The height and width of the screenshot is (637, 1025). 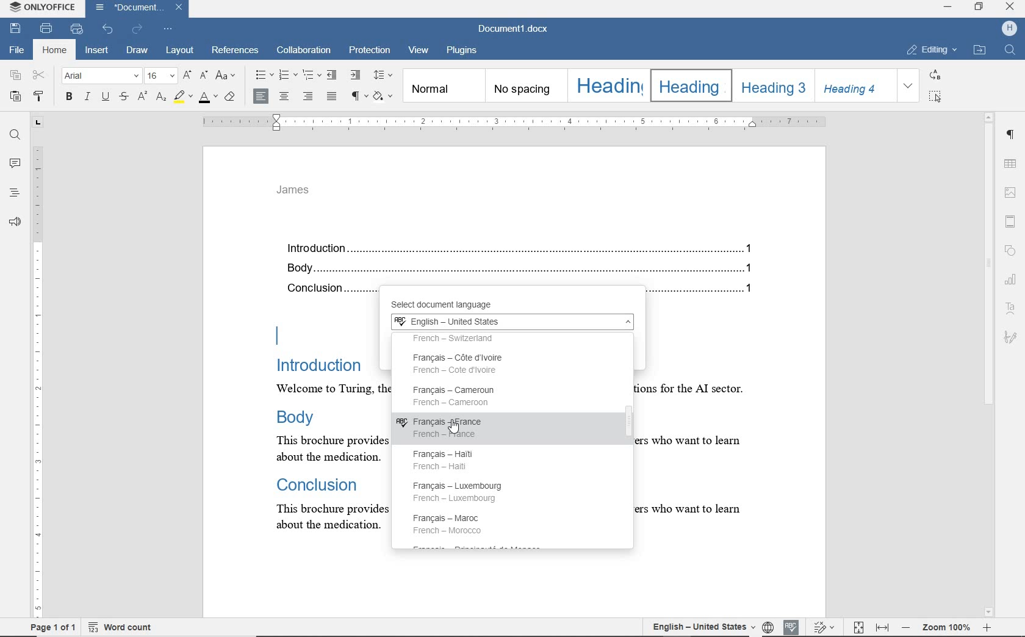 I want to click on change case, so click(x=228, y=76).